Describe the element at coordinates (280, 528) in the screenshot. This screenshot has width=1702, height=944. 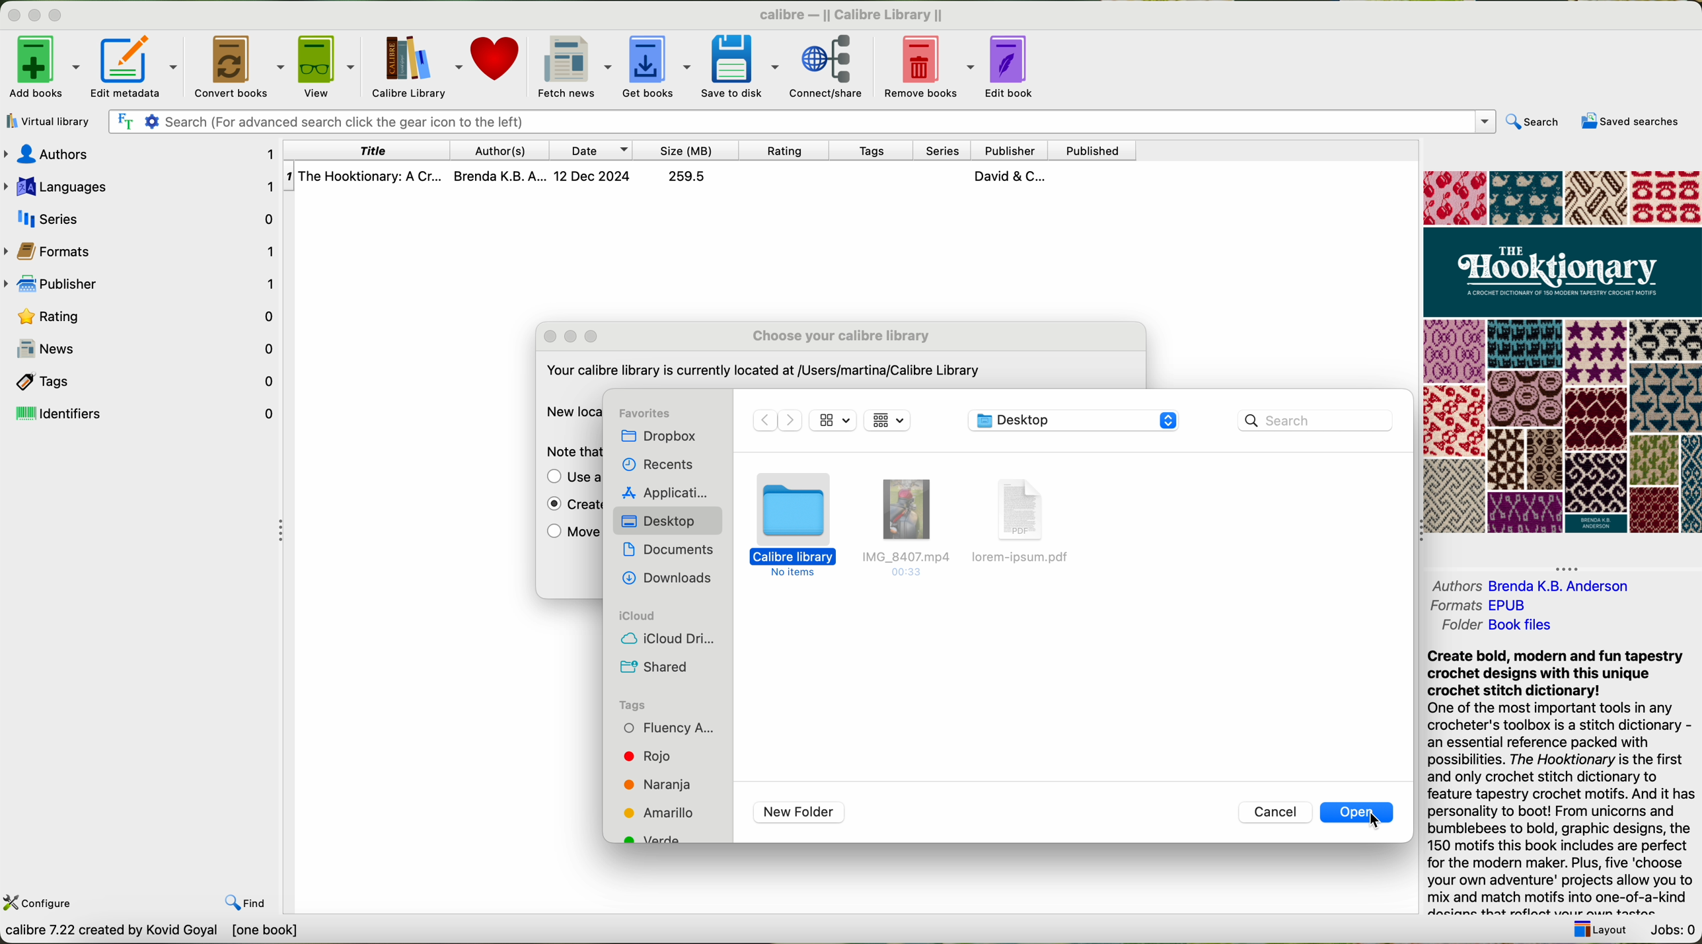
I see `hide` at that location.